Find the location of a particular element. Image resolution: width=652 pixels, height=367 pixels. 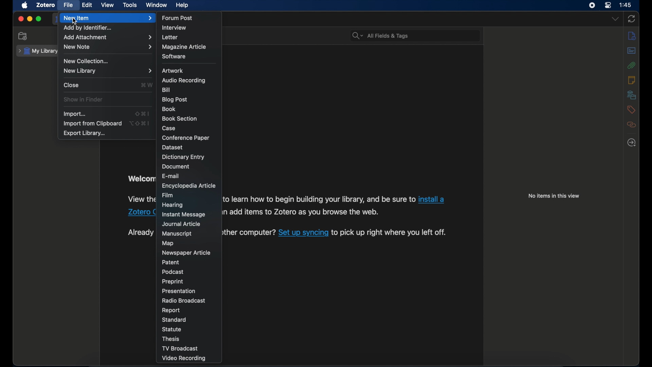

new note is located at coordinates (108, 47).